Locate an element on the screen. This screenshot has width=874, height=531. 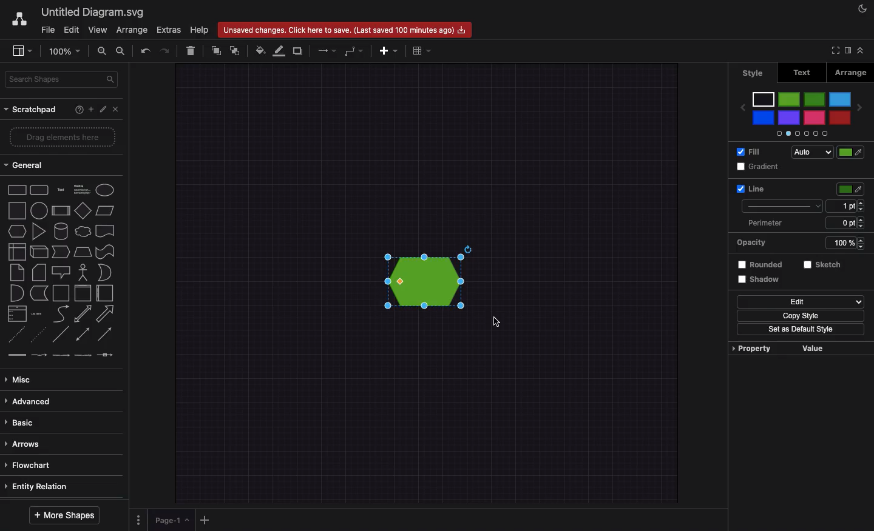
Entity relation is located at coordinates (42, 487).